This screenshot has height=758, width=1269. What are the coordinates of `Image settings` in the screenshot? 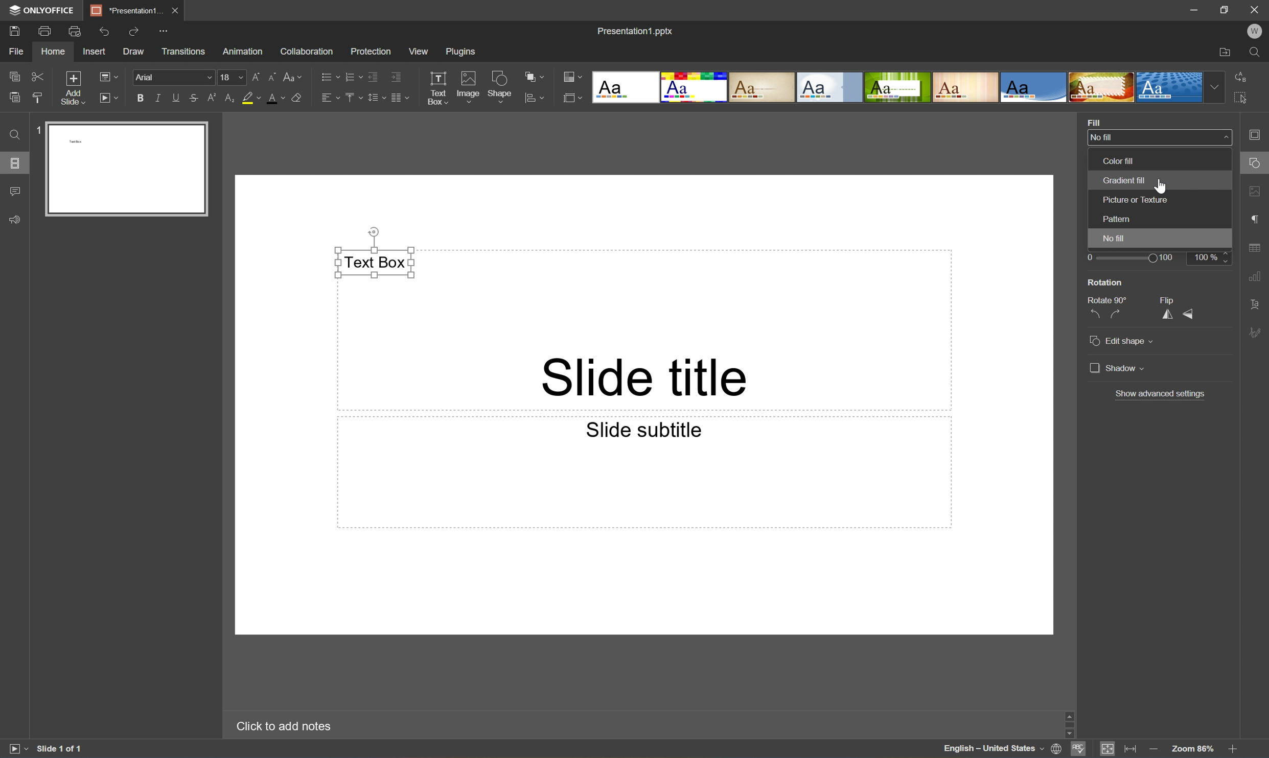 It's located at (1256, 192).